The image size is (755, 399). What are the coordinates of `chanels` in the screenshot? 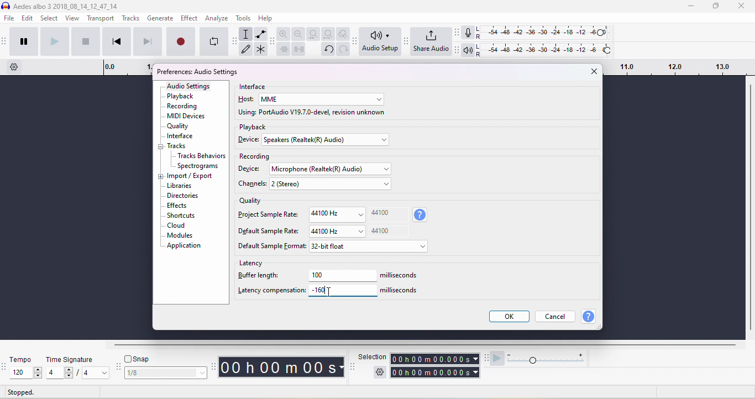 It's located at (254, 184).